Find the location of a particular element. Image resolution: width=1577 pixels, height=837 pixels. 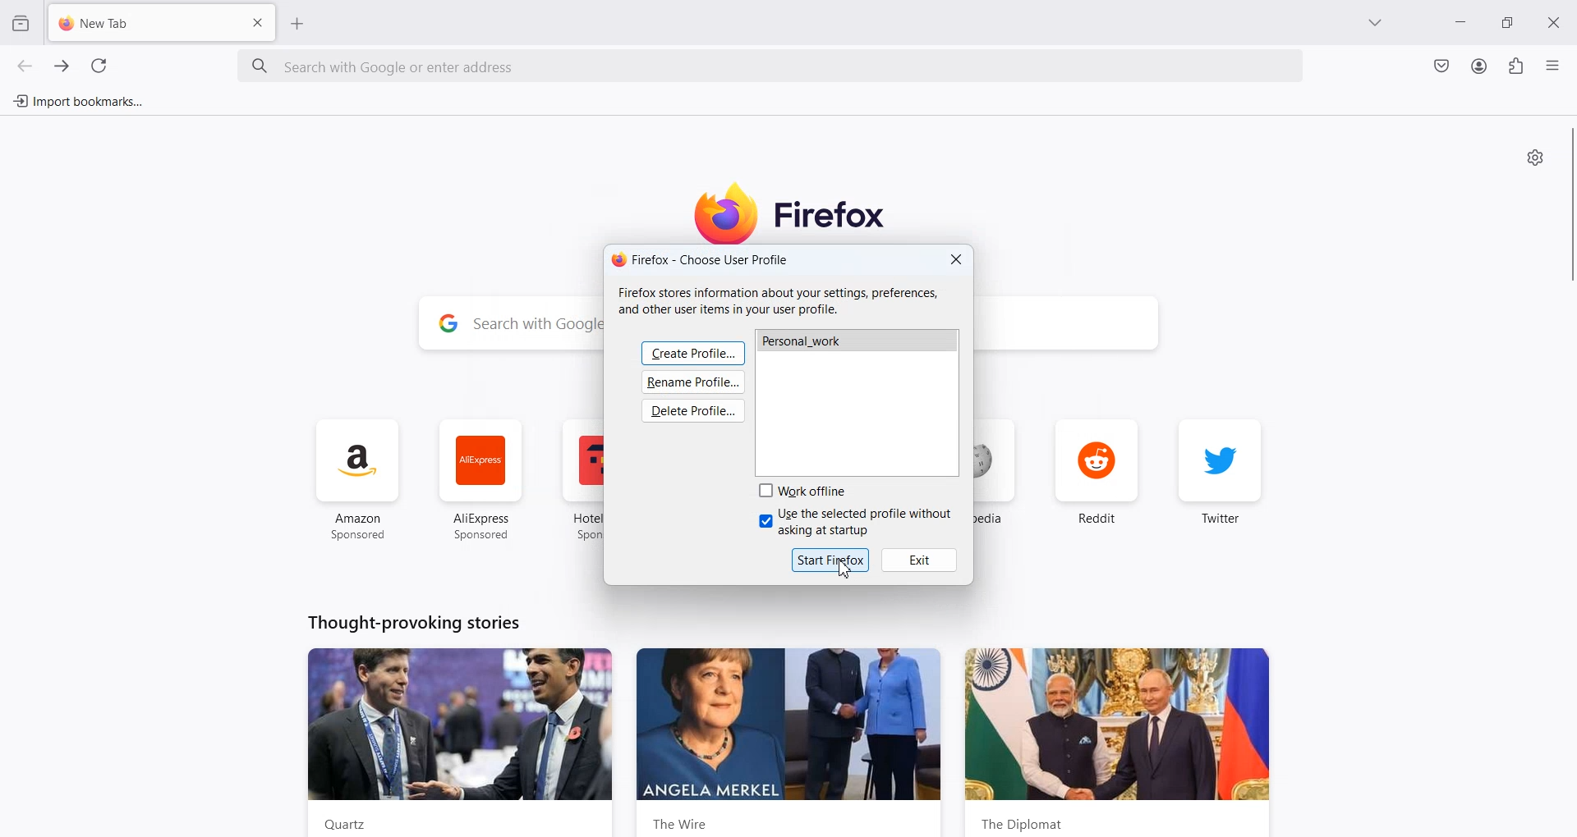

Delete Profile is located at coordinates (695, 412).